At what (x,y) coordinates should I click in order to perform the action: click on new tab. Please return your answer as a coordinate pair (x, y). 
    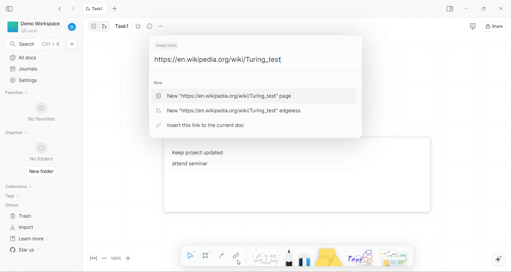
    Looking at the image, I should click on (116, 9).